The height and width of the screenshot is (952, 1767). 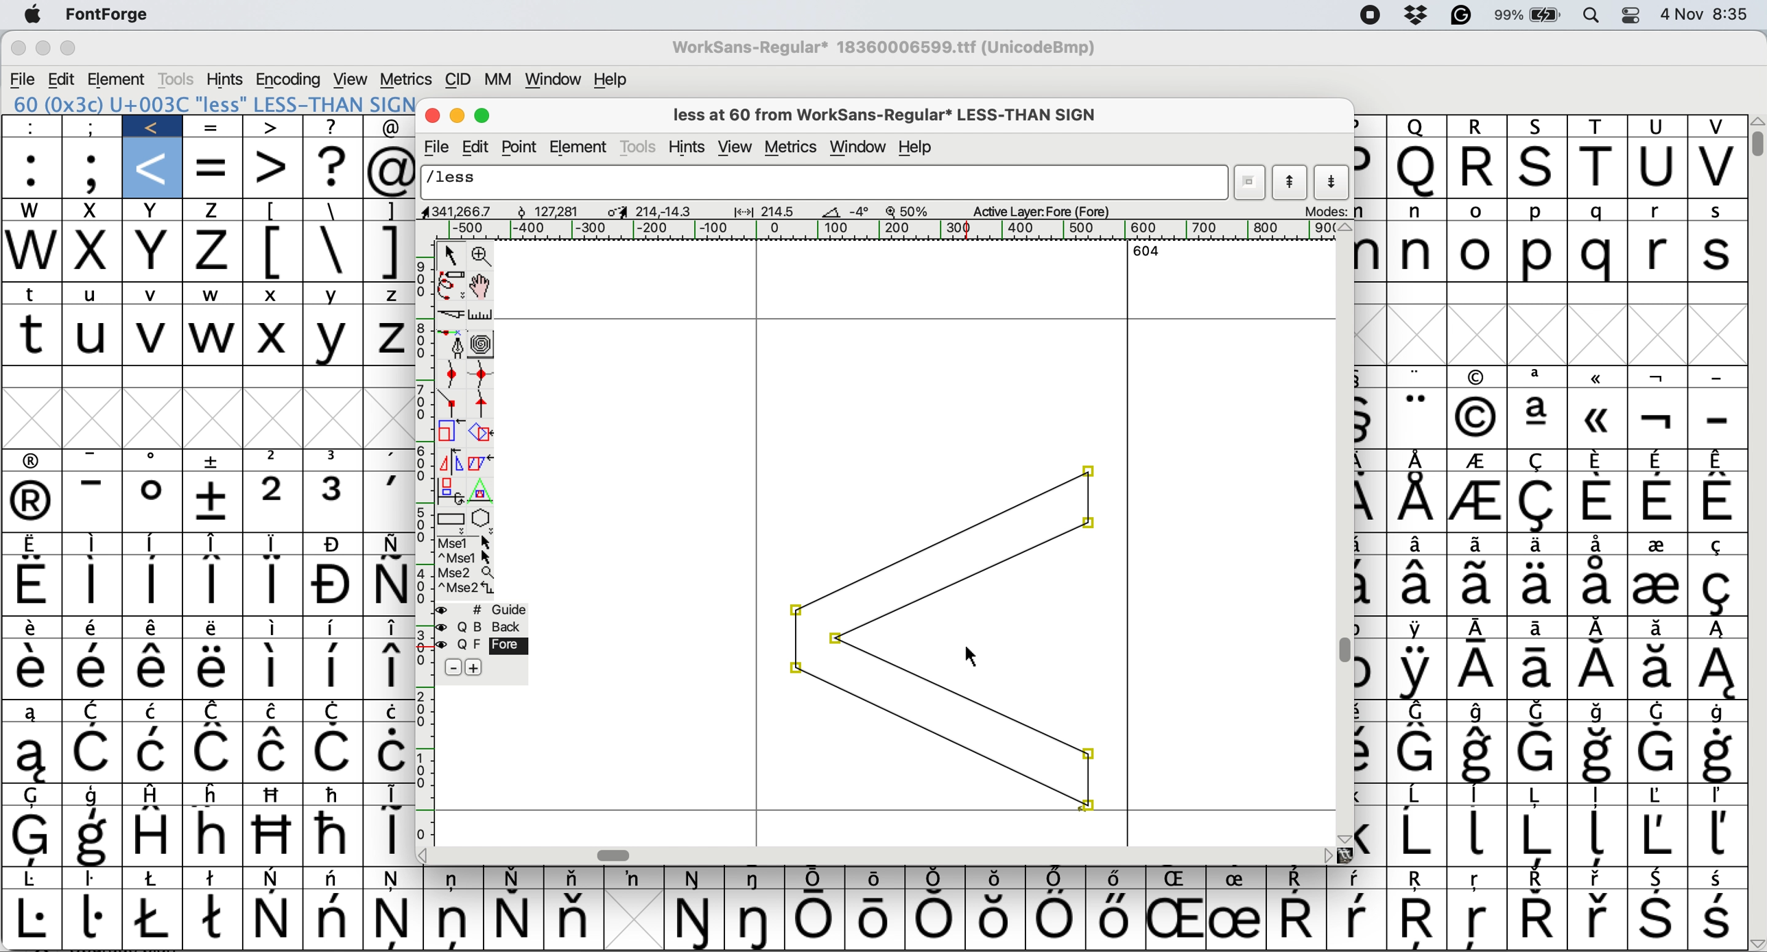 I want to click on :, so click(x=32, y=167).